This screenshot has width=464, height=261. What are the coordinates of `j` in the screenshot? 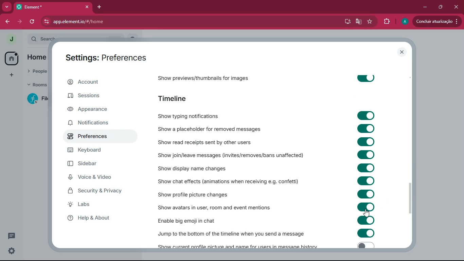 It's located at (11, 39).